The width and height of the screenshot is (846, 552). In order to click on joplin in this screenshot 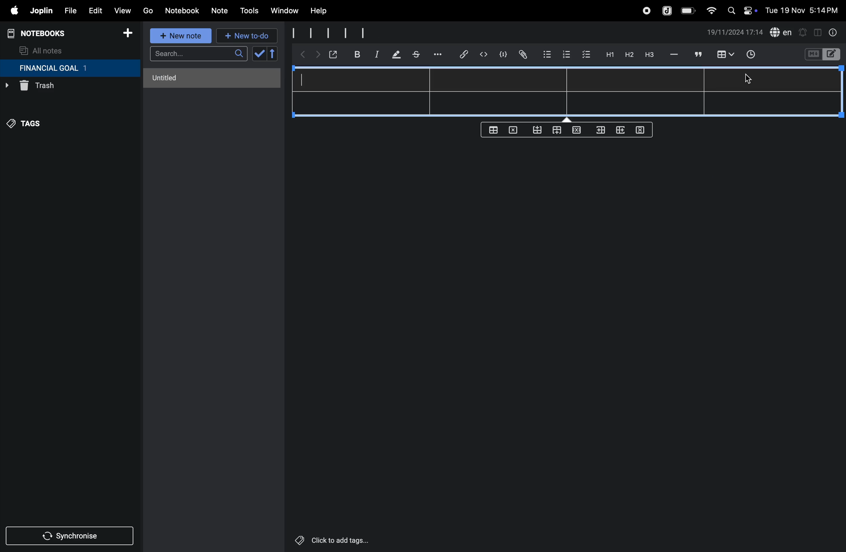, I will do `click(668, 10)`.